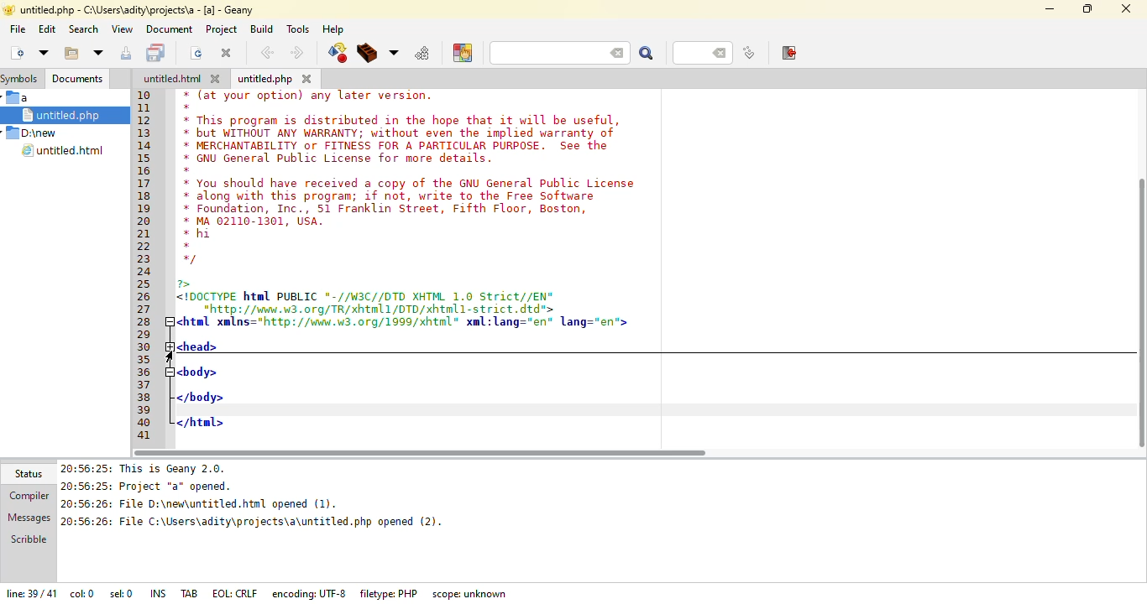  I want to click on ins, so click(156, 595).